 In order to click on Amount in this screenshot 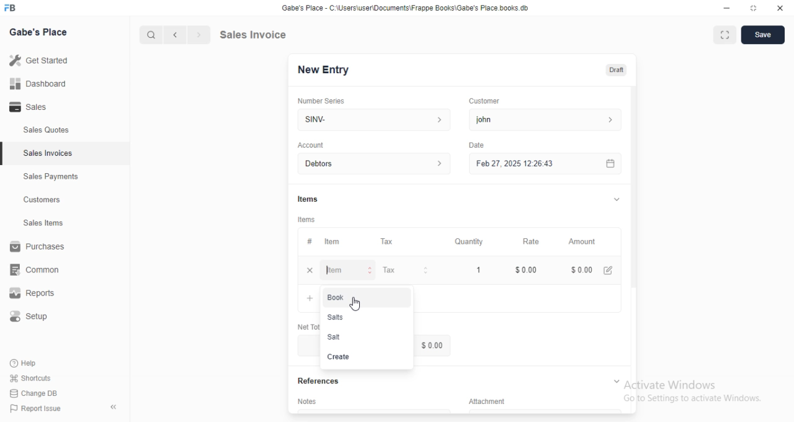, I will do `click(585, 242)`.